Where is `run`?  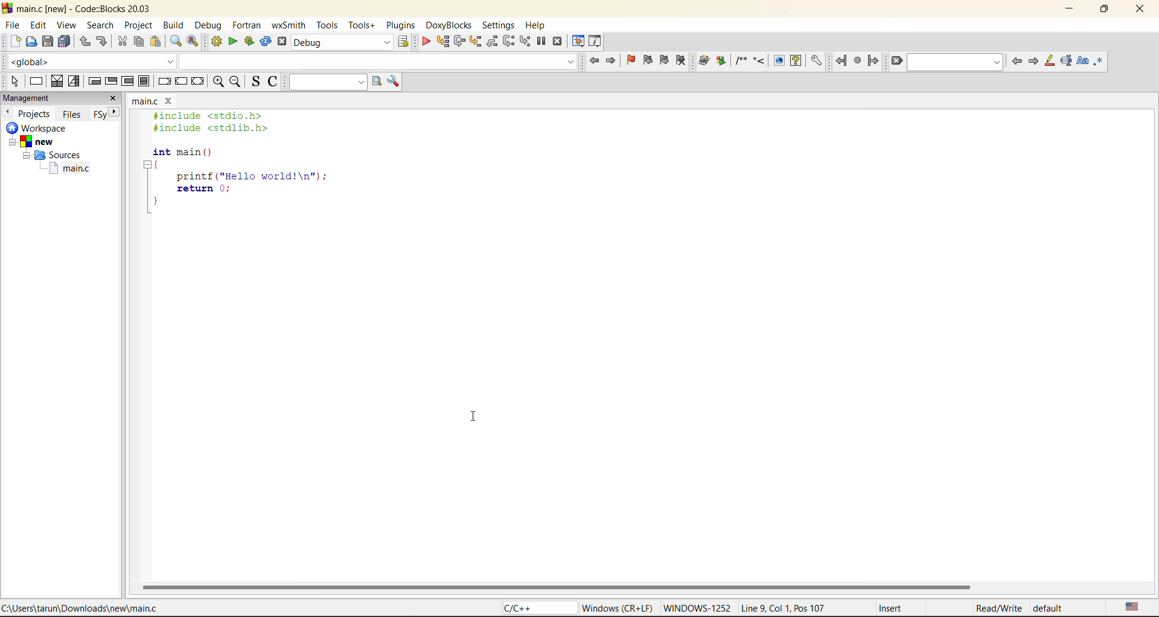
run is located at coordinates (234, 40).